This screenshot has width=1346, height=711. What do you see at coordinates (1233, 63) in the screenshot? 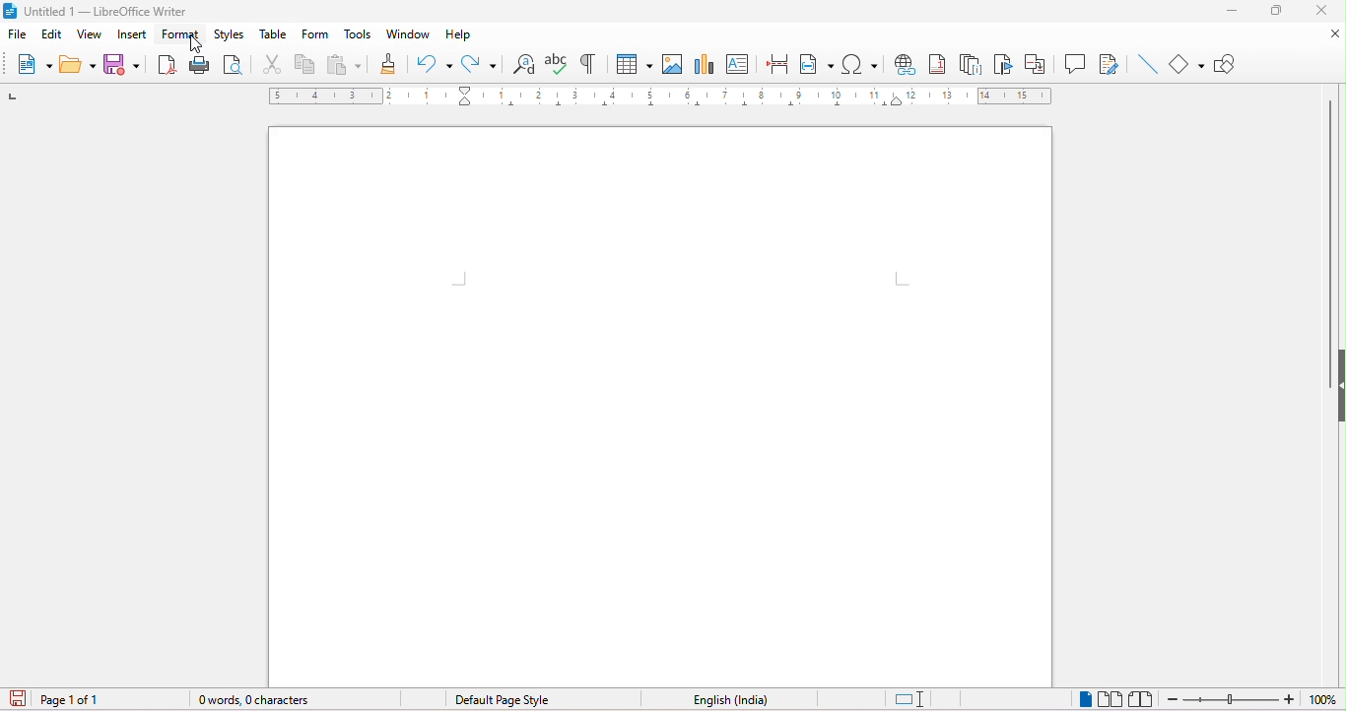
I see `show draw functions` at bounding box center [1233, 63].